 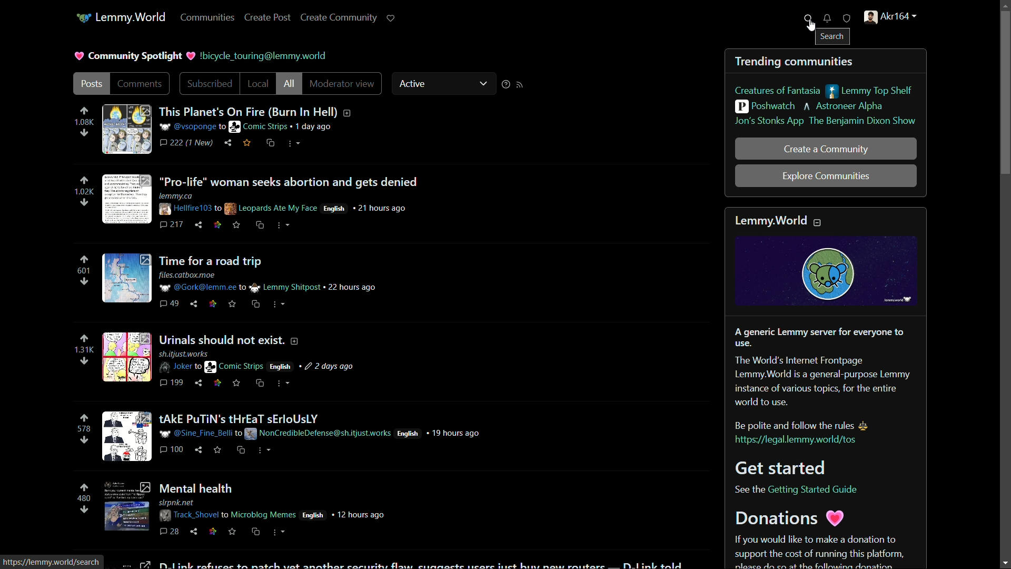 What do you see at coordinates (84, 509) in the screenshot?
I see `downvote` at bounding box center [84, 509].